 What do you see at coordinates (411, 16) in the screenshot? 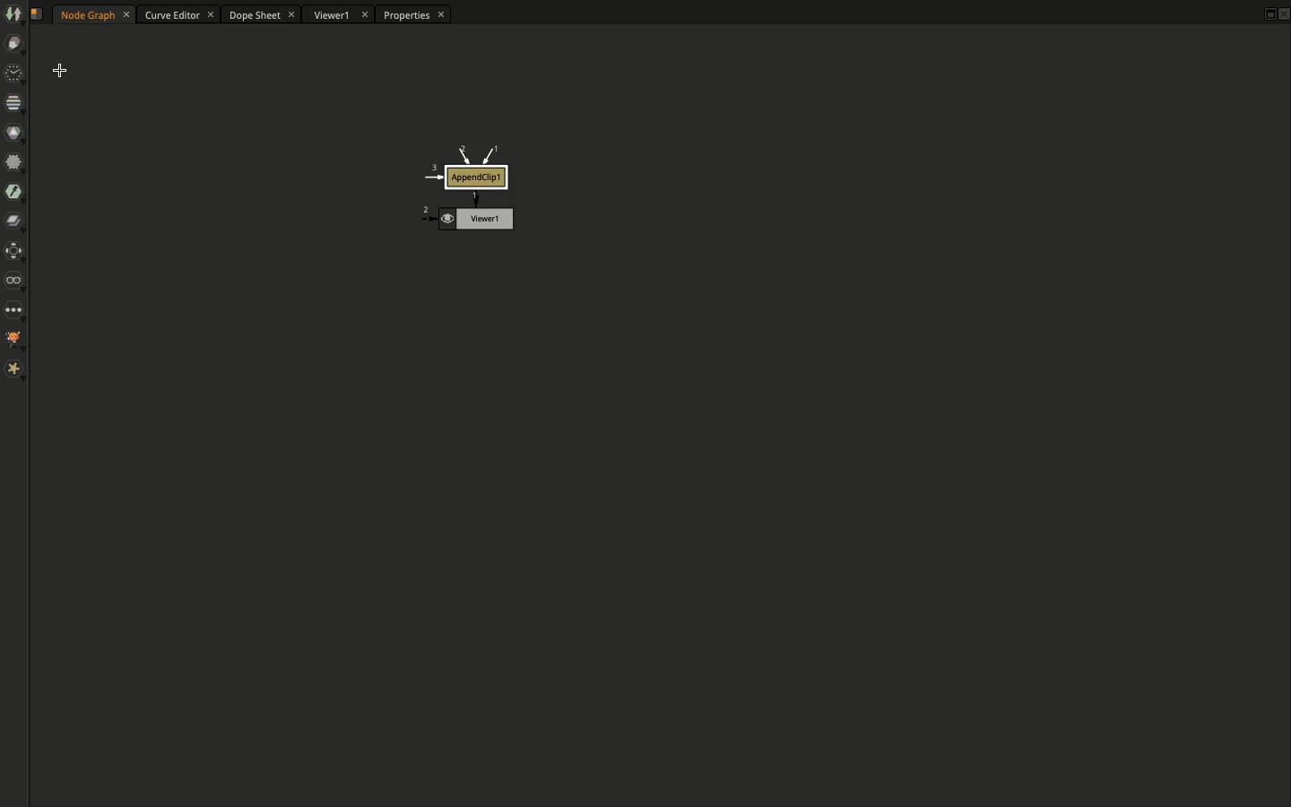
I see `Properties` at bounding box center [411, 16].